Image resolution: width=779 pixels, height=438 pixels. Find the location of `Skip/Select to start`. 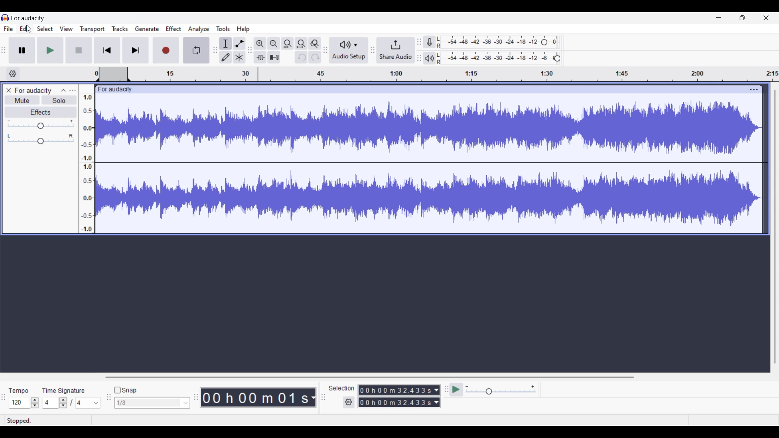

Skip/Select to start is located at coordinates (107, 50).